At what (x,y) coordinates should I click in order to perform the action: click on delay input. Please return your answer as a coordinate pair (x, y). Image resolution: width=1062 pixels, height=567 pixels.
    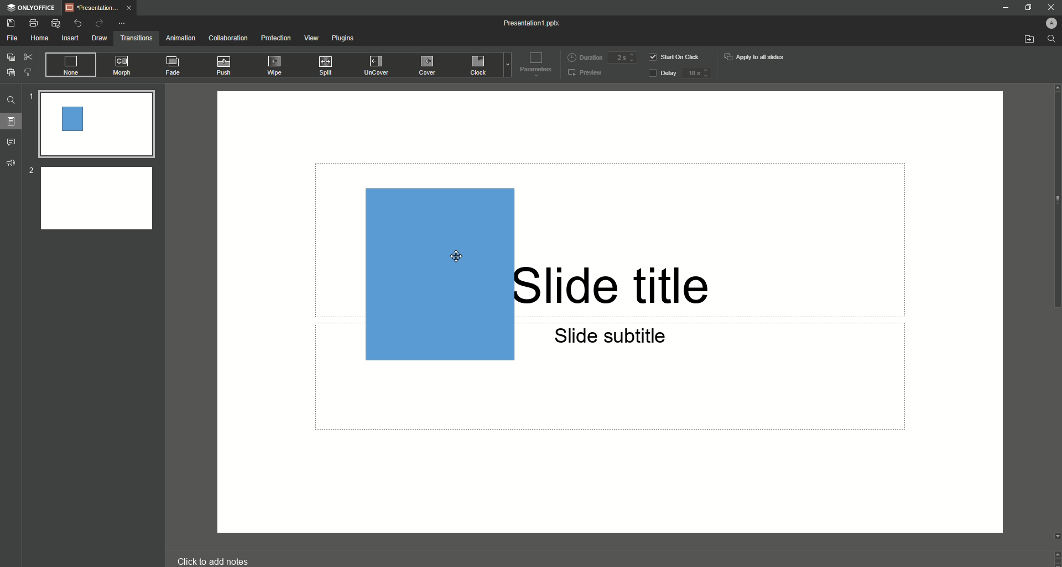
    Looking at the image, I should click on (697, 74).